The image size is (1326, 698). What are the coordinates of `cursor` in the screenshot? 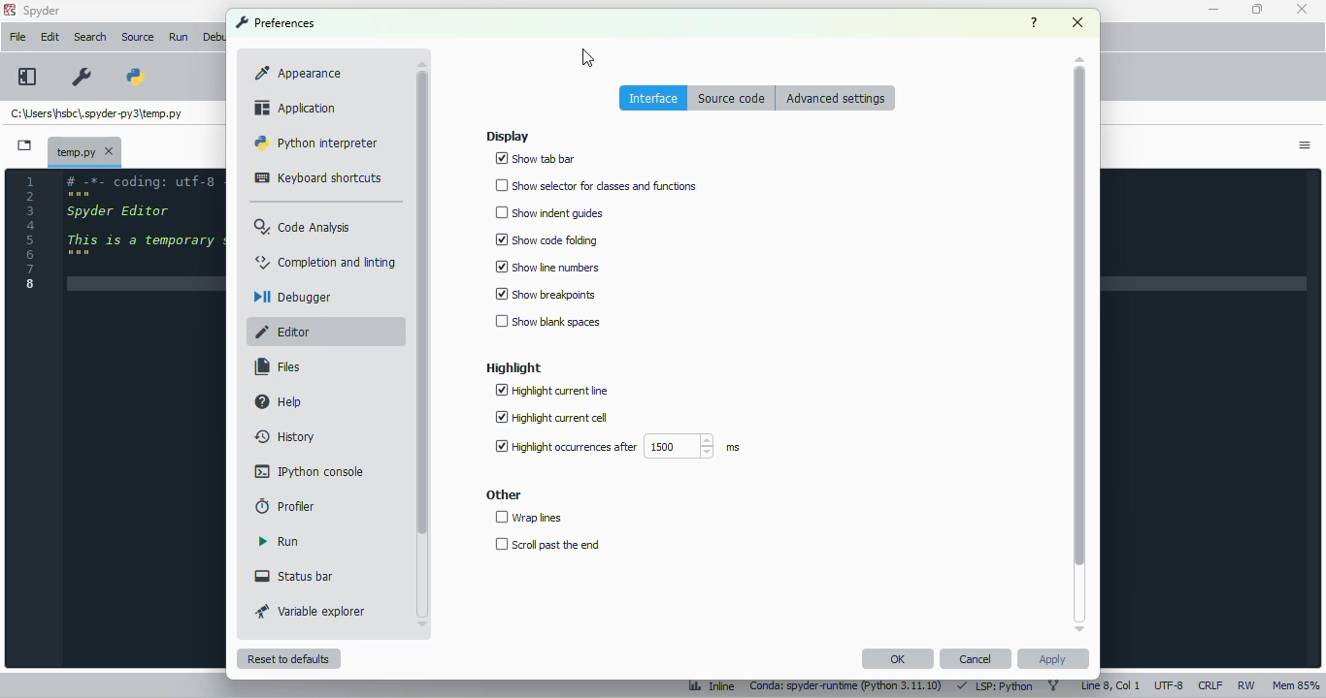 It's located at (587, 57).